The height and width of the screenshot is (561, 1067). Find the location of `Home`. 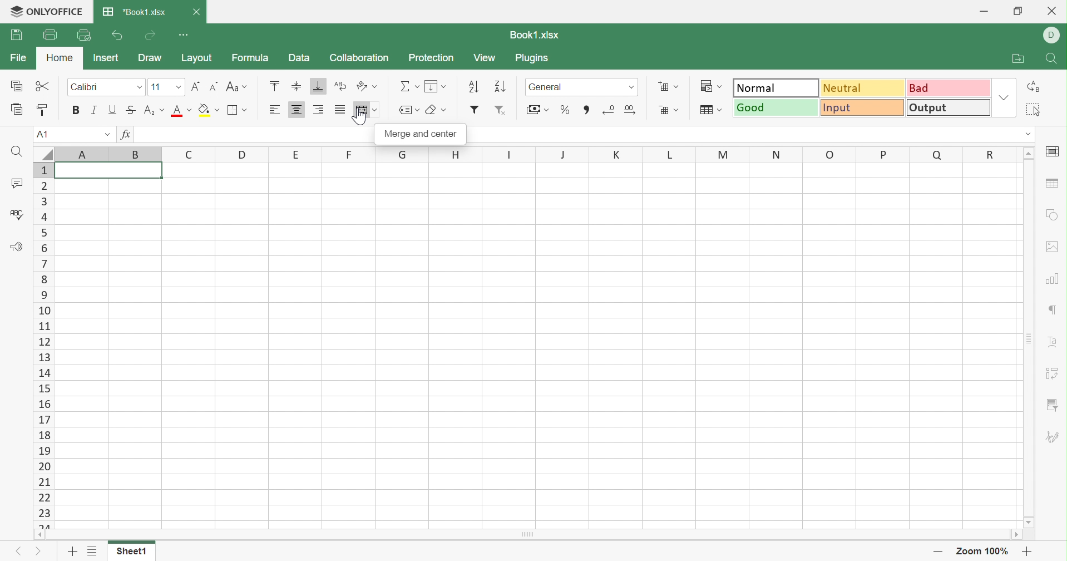

Home is located at coordinates (62, 59).